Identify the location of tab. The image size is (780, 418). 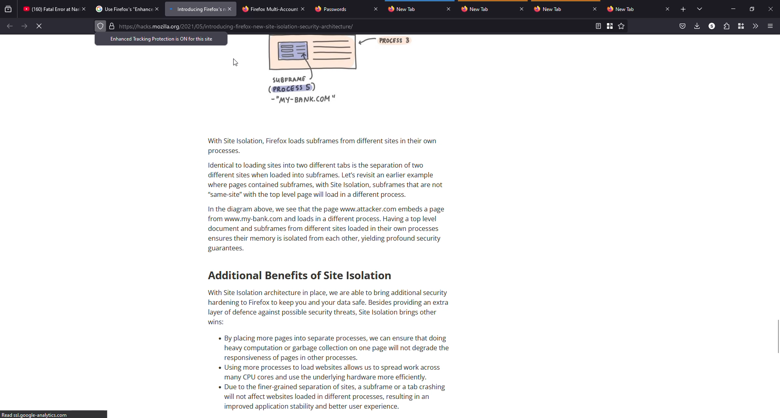
(622, 9).